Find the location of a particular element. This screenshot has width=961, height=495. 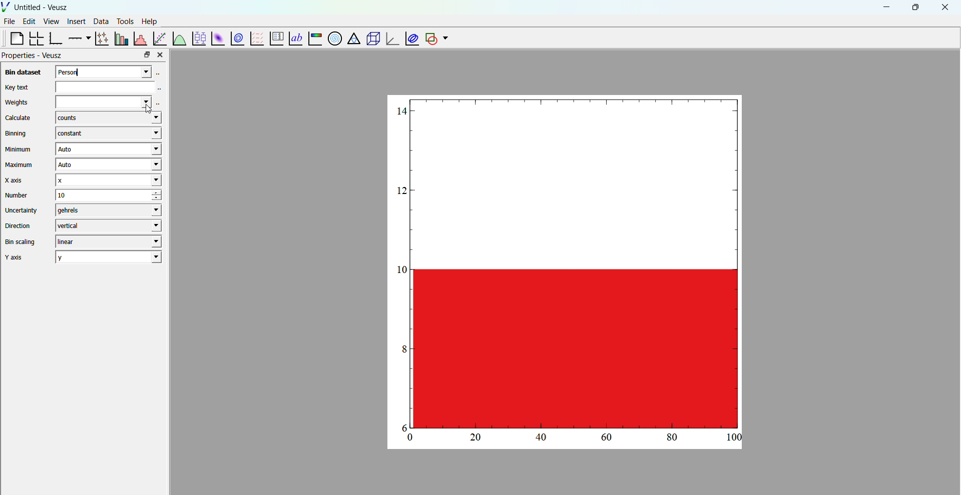

vertical is located at coordinates (108, 225).